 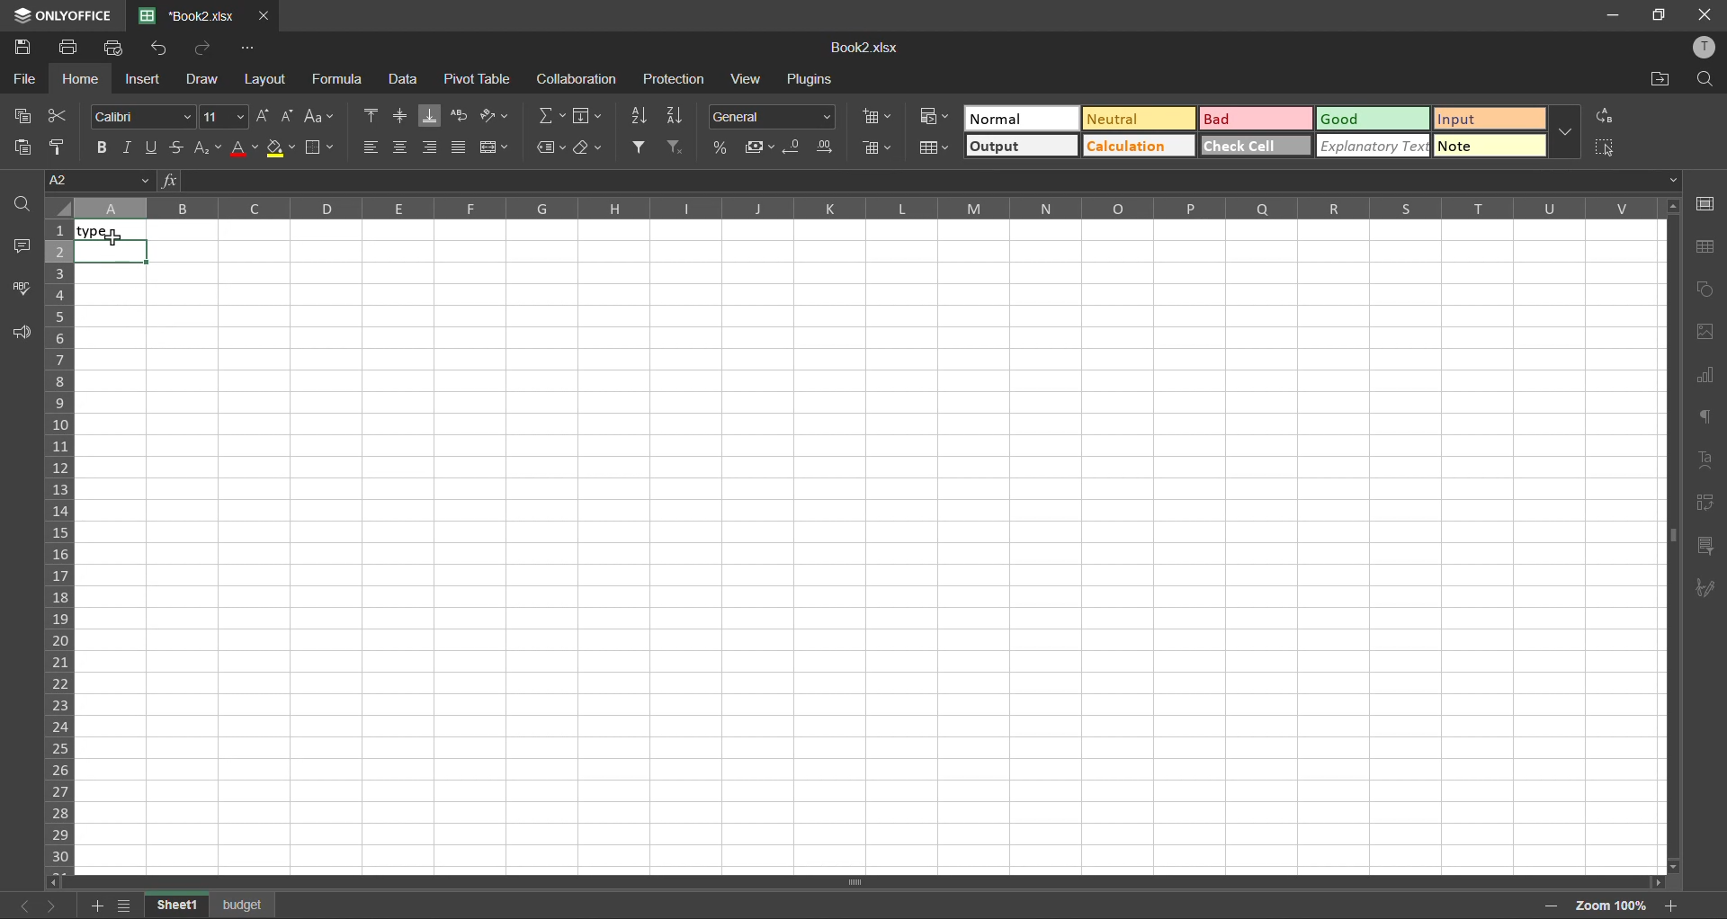 I want to click on find, so click(x=1709, y=80).